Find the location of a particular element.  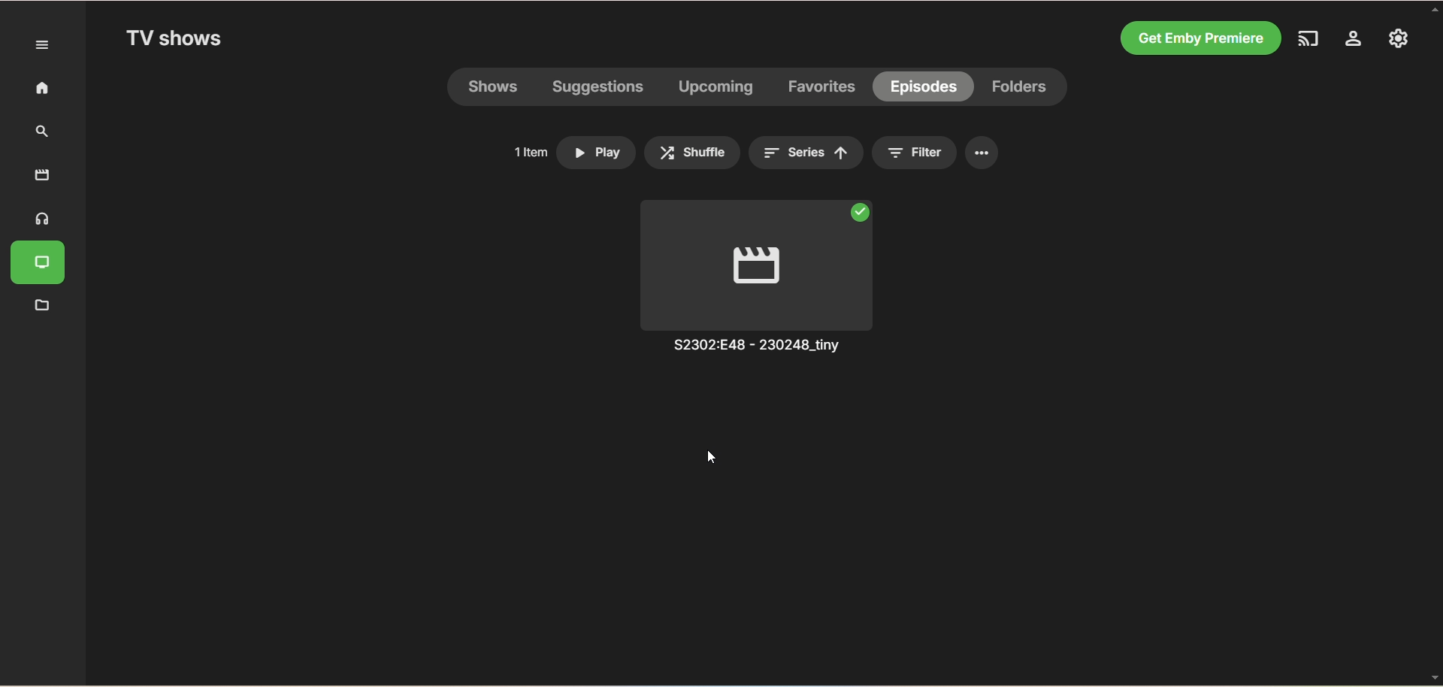

Series is located at coordinates (805, 153).